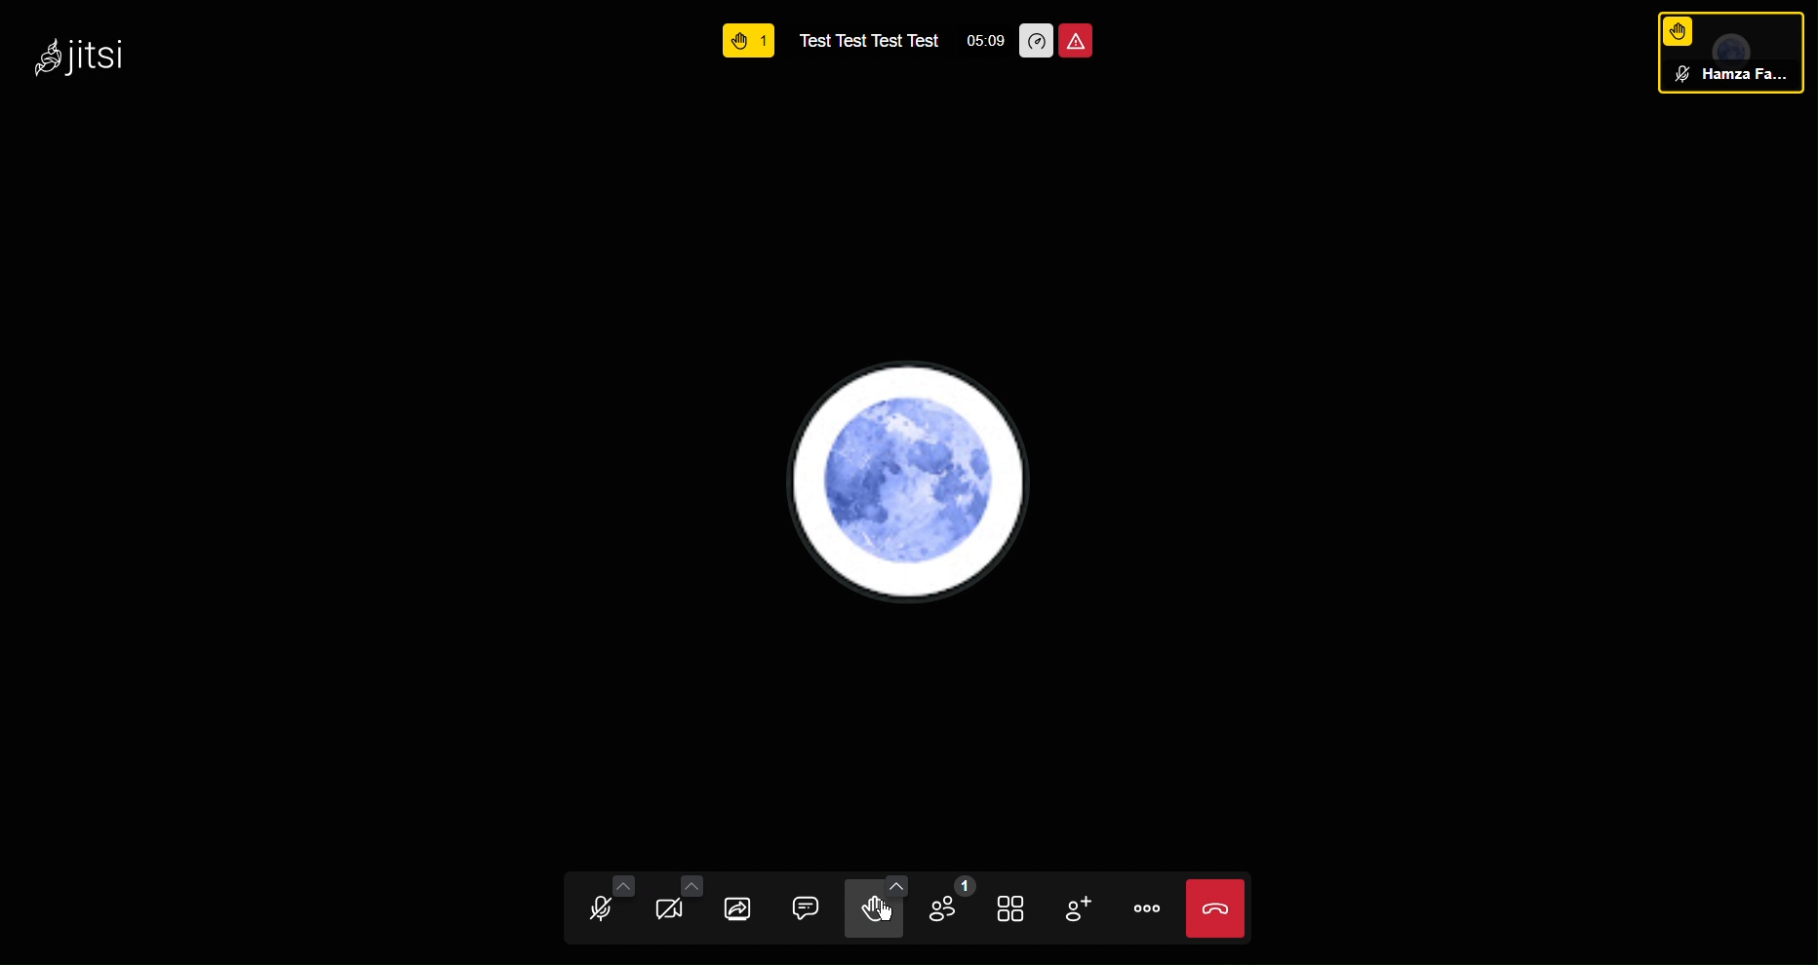  I want to click on Tile View, so click(1020, 907).